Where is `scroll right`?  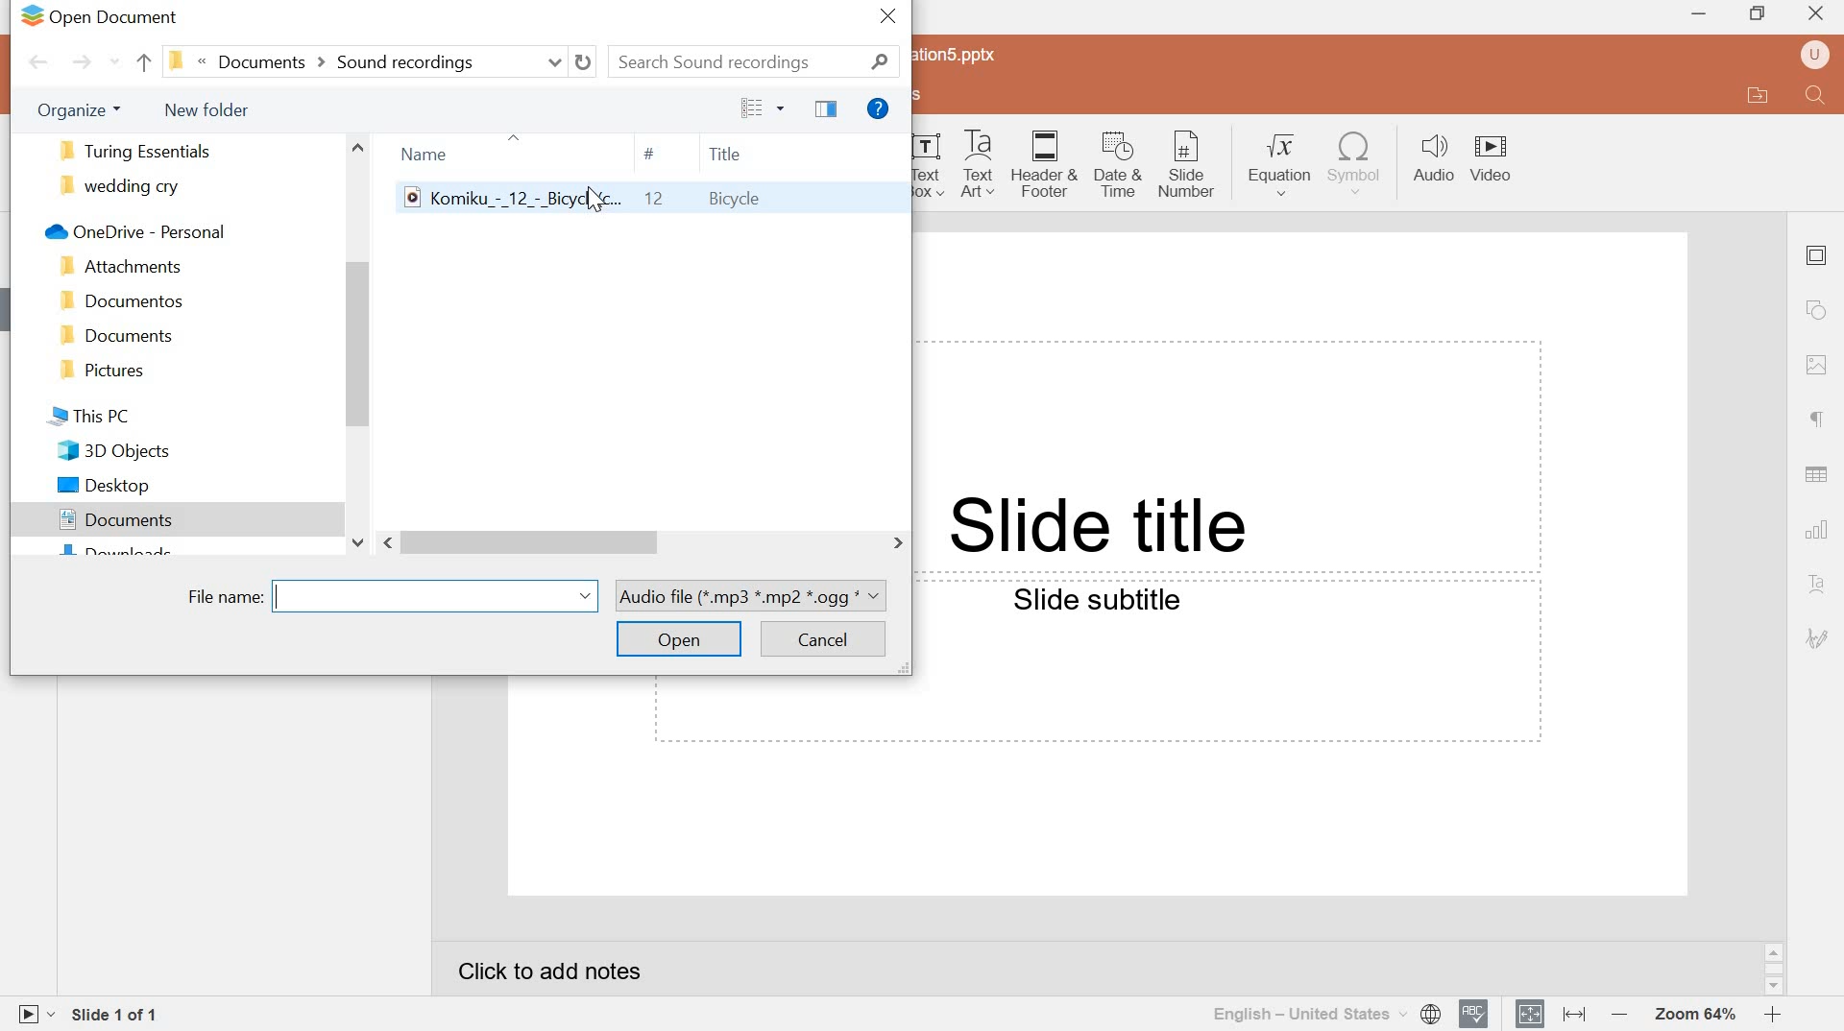
scroll right is located at coordinates (890, 543).